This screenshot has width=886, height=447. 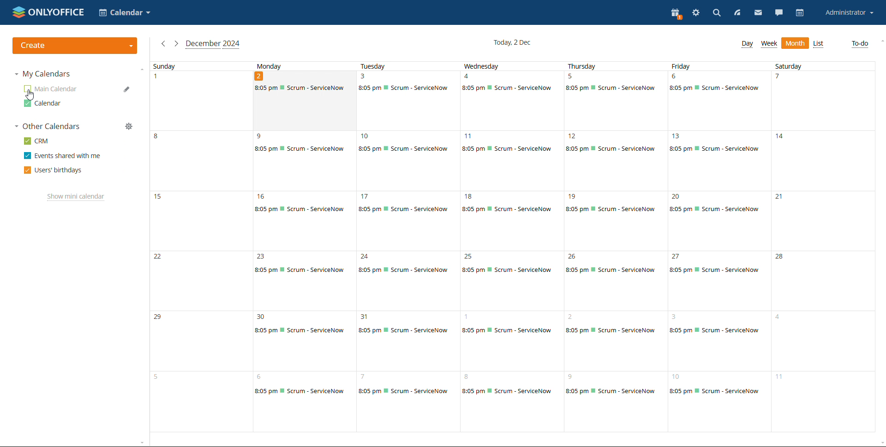 What do you see at coordinates (127, 90) in the screenshot?
I see `edit` at bounding box center [127, 90].